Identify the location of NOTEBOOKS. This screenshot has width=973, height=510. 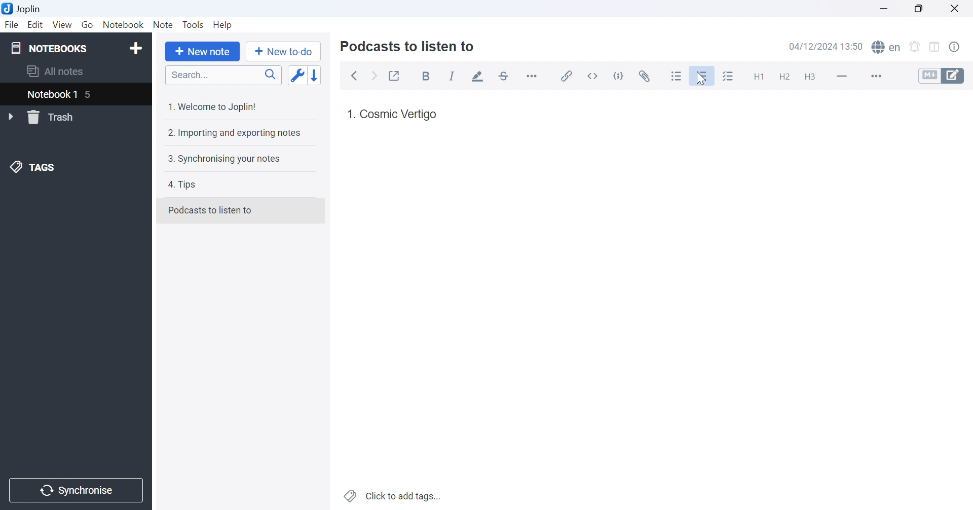
(49, 47).